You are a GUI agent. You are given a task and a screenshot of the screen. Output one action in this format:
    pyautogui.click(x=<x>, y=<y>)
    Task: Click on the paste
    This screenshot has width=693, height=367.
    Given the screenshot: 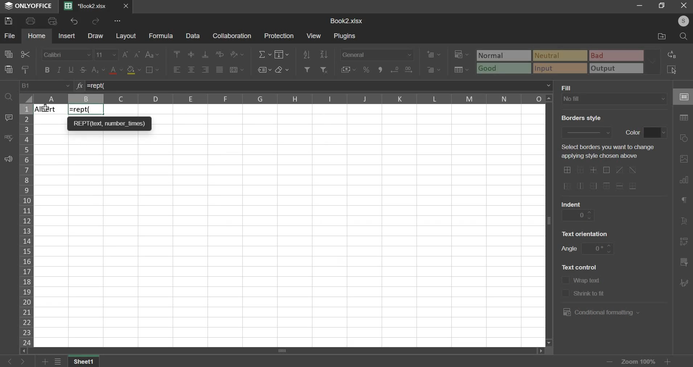 What is the action you would take?
    pyautogui.click(x=8, y=69)
    